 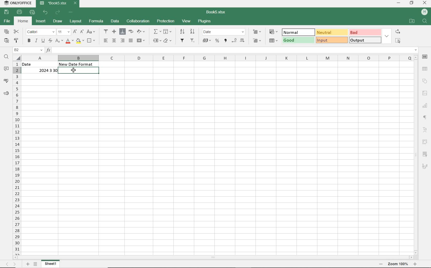 I want to click on HOME, so click(x=24, y=21).